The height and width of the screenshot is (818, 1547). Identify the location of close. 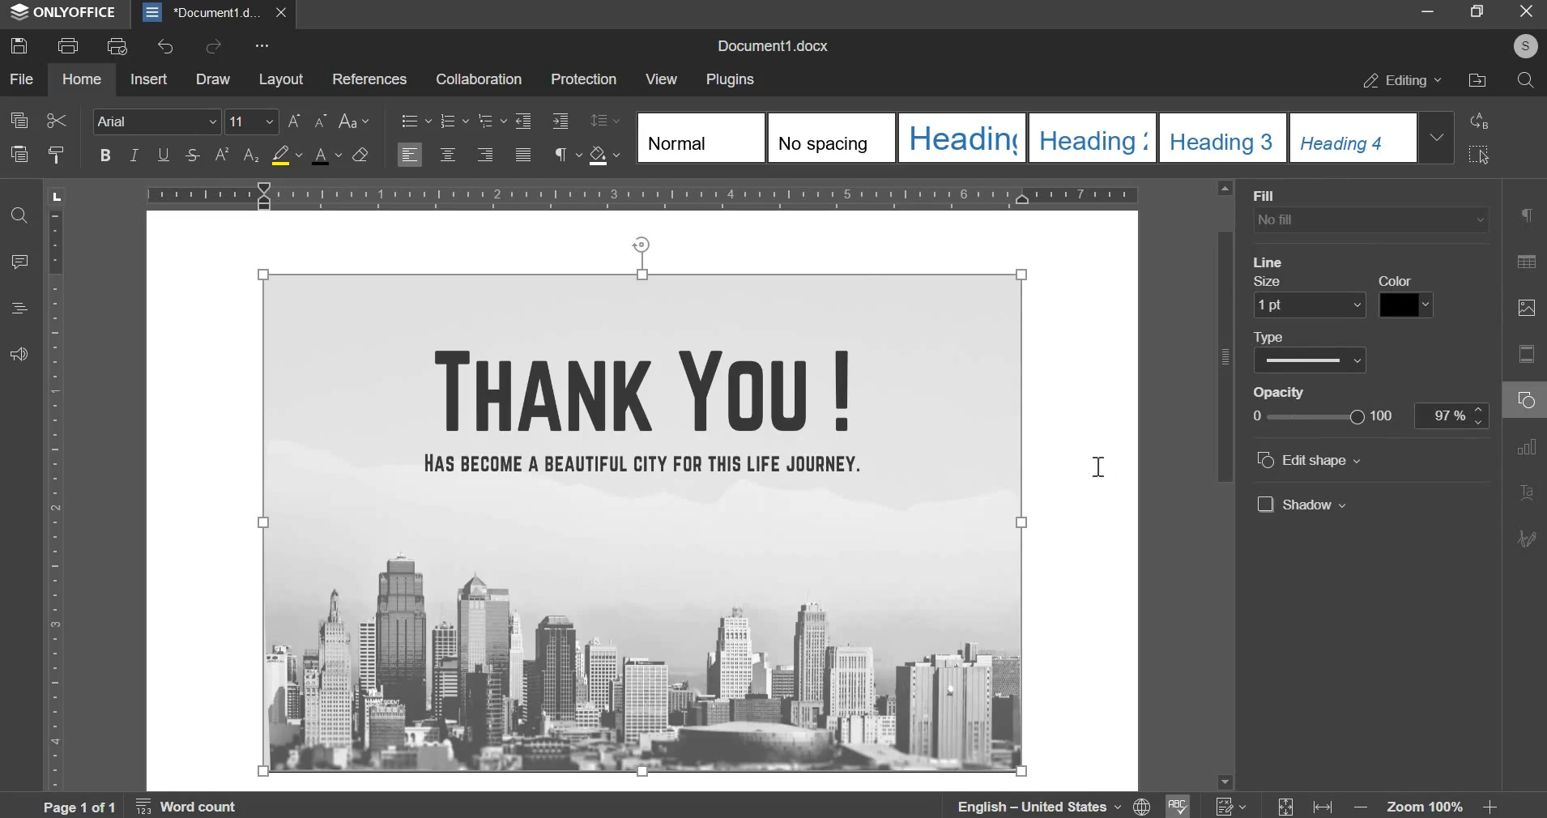
(1523, 12).